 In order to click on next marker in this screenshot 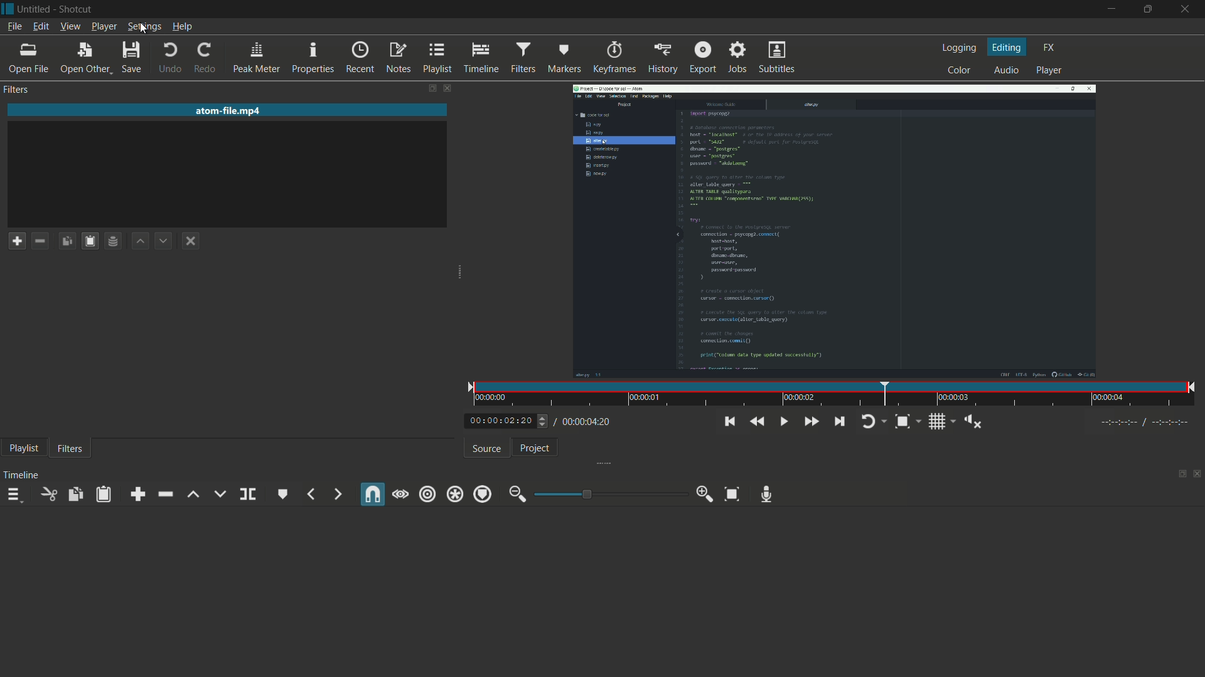, I will do `click(337, 493)`.